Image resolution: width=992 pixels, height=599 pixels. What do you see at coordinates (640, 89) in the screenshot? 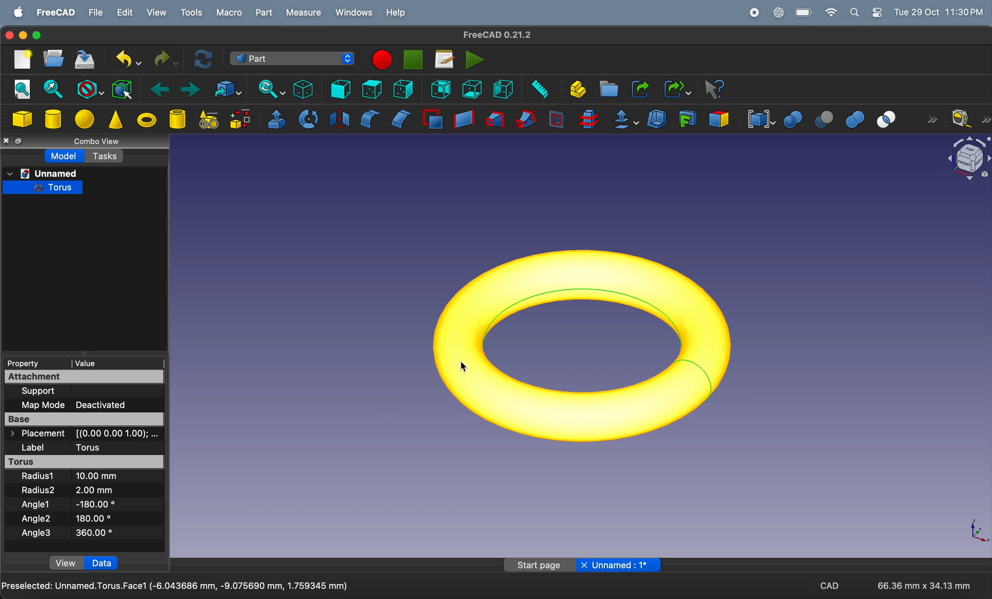
I see `make link` at bounding box center [640, 89].